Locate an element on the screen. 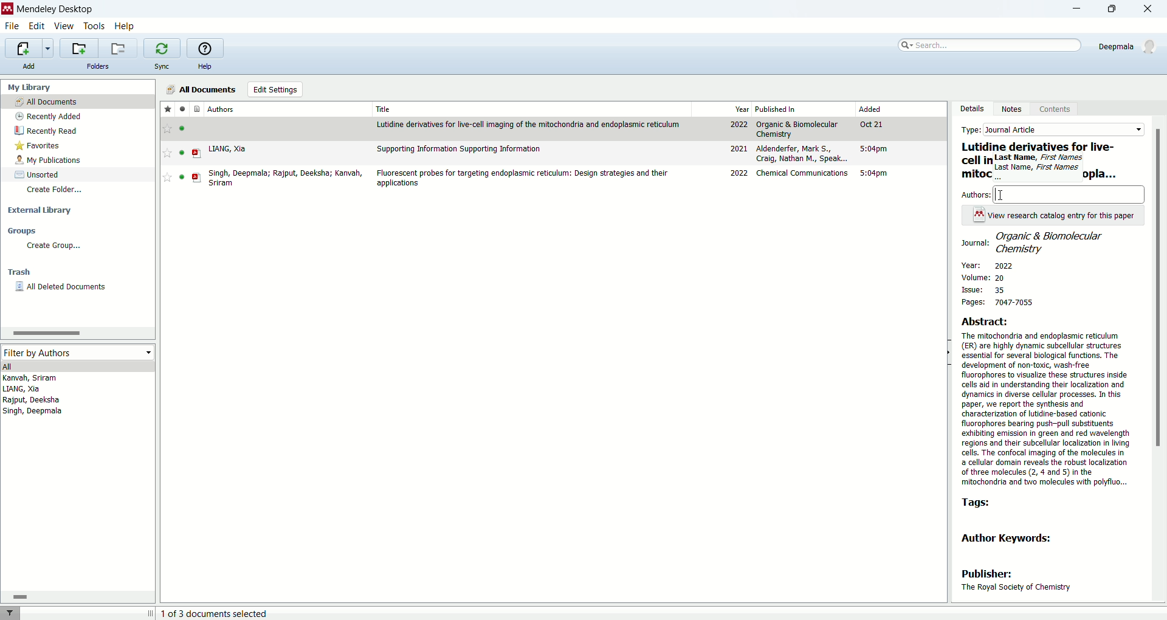  Journal article is located at coordinates (1064, 129).